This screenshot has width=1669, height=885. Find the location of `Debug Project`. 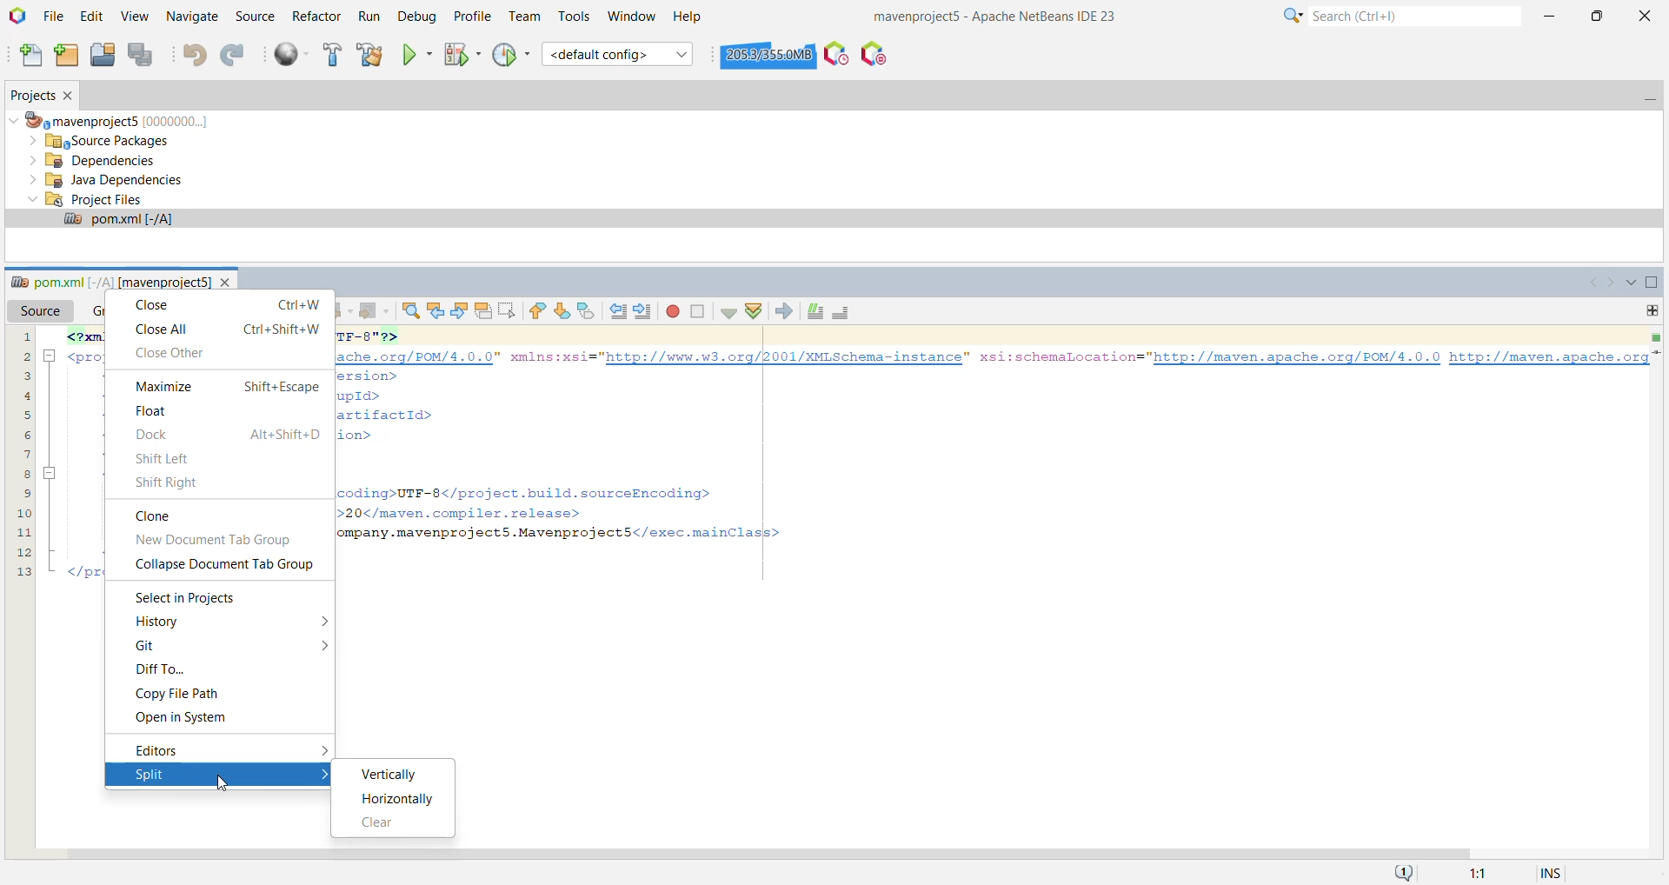

Debug Project is located at coordinates (461, 54).